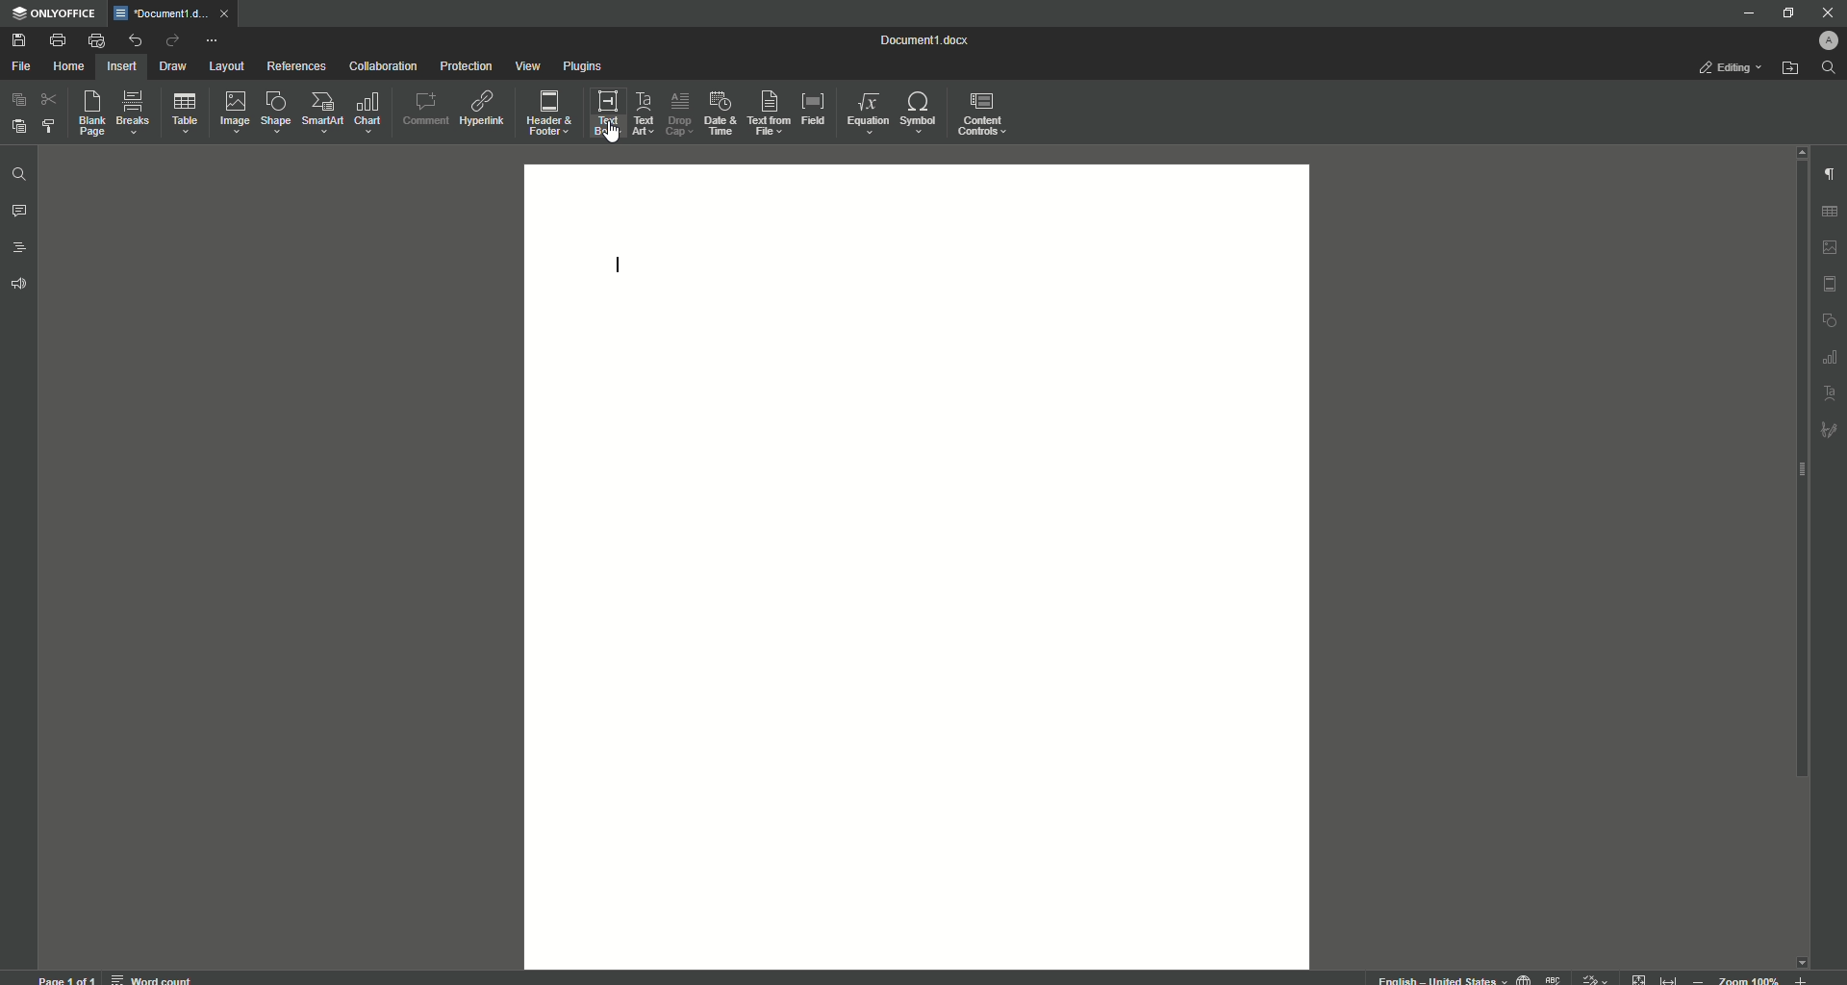  Describe the element at coordinates (19, 100) in the screenshot. I see `Copy` at that location.